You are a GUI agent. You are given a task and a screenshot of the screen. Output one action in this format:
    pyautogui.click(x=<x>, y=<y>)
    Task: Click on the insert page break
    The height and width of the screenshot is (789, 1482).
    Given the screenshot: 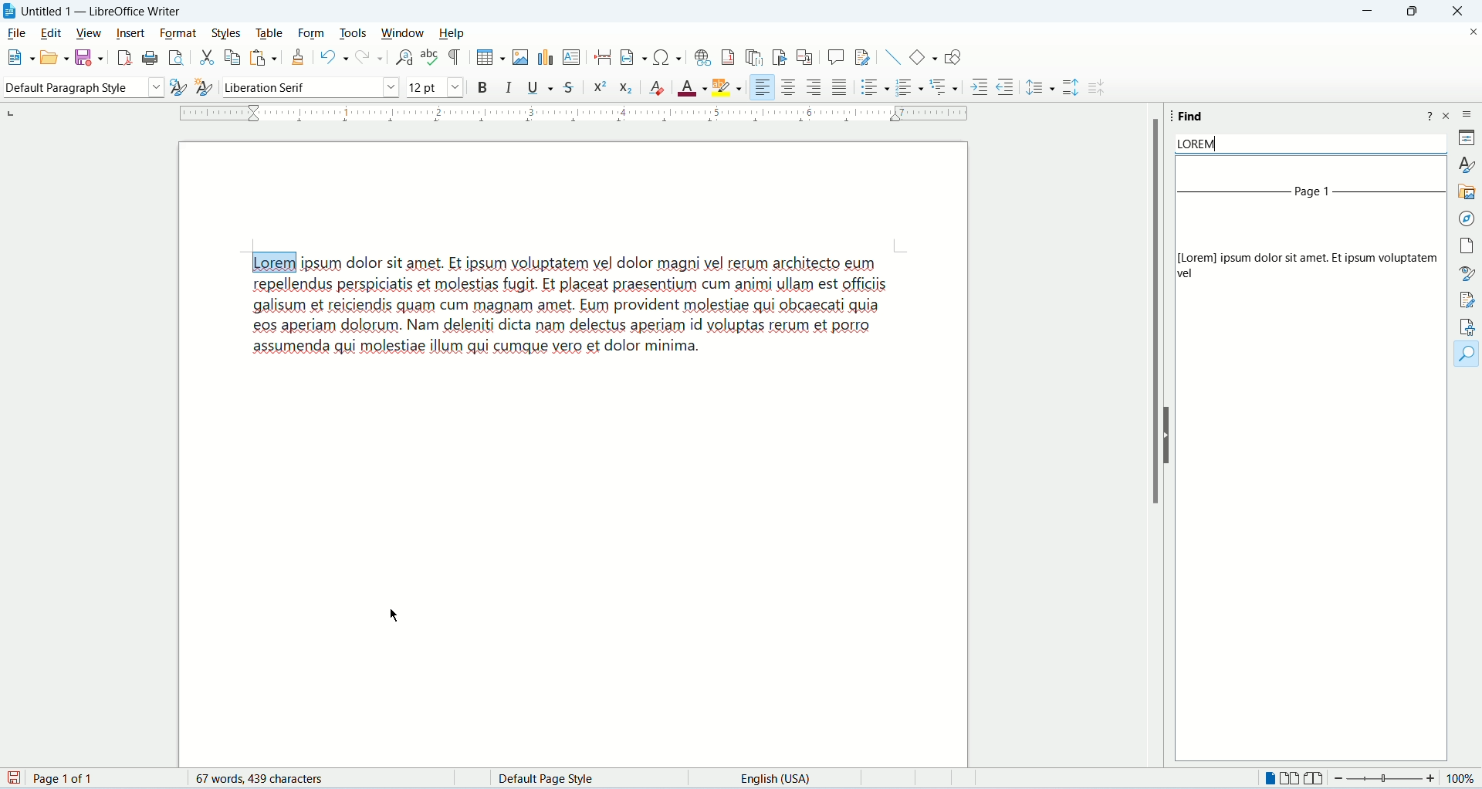 What is the action you would take?
    pyautogui.click(x=601, y=57)
    